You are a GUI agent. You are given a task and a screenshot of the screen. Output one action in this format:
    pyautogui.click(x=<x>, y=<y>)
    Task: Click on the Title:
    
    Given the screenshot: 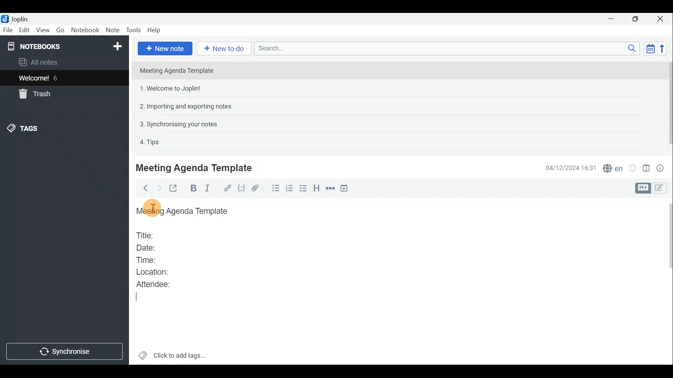 What is the action you would take?
    pyautogui.click(x=146, y=234)
    